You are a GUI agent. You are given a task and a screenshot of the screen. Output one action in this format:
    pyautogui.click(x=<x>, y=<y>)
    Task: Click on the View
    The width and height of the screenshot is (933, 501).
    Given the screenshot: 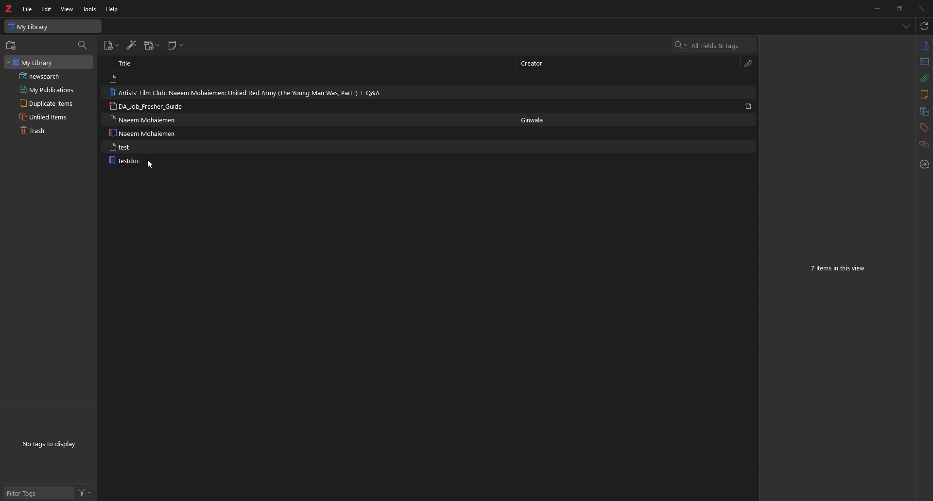 What is the action you would take?
    pyautogui.click(x=67, y=10)
    